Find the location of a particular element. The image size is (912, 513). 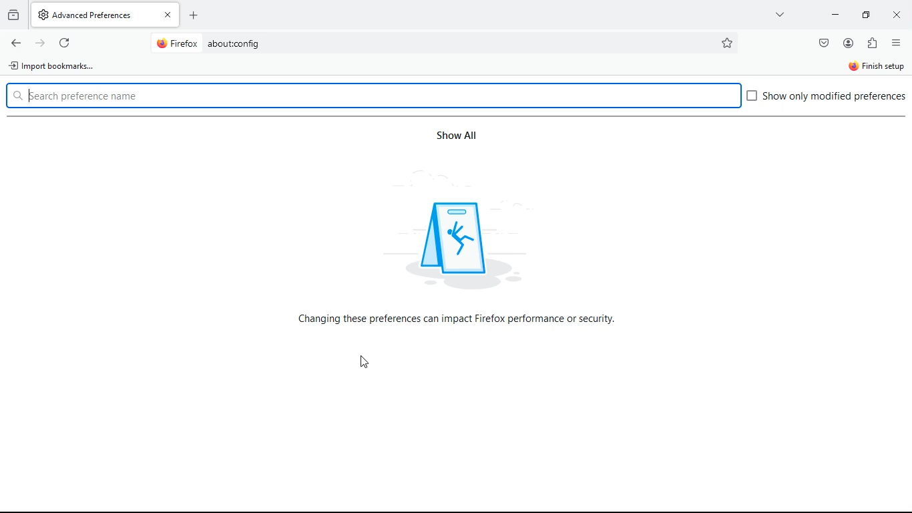

history is located at coordinates (14, 15).